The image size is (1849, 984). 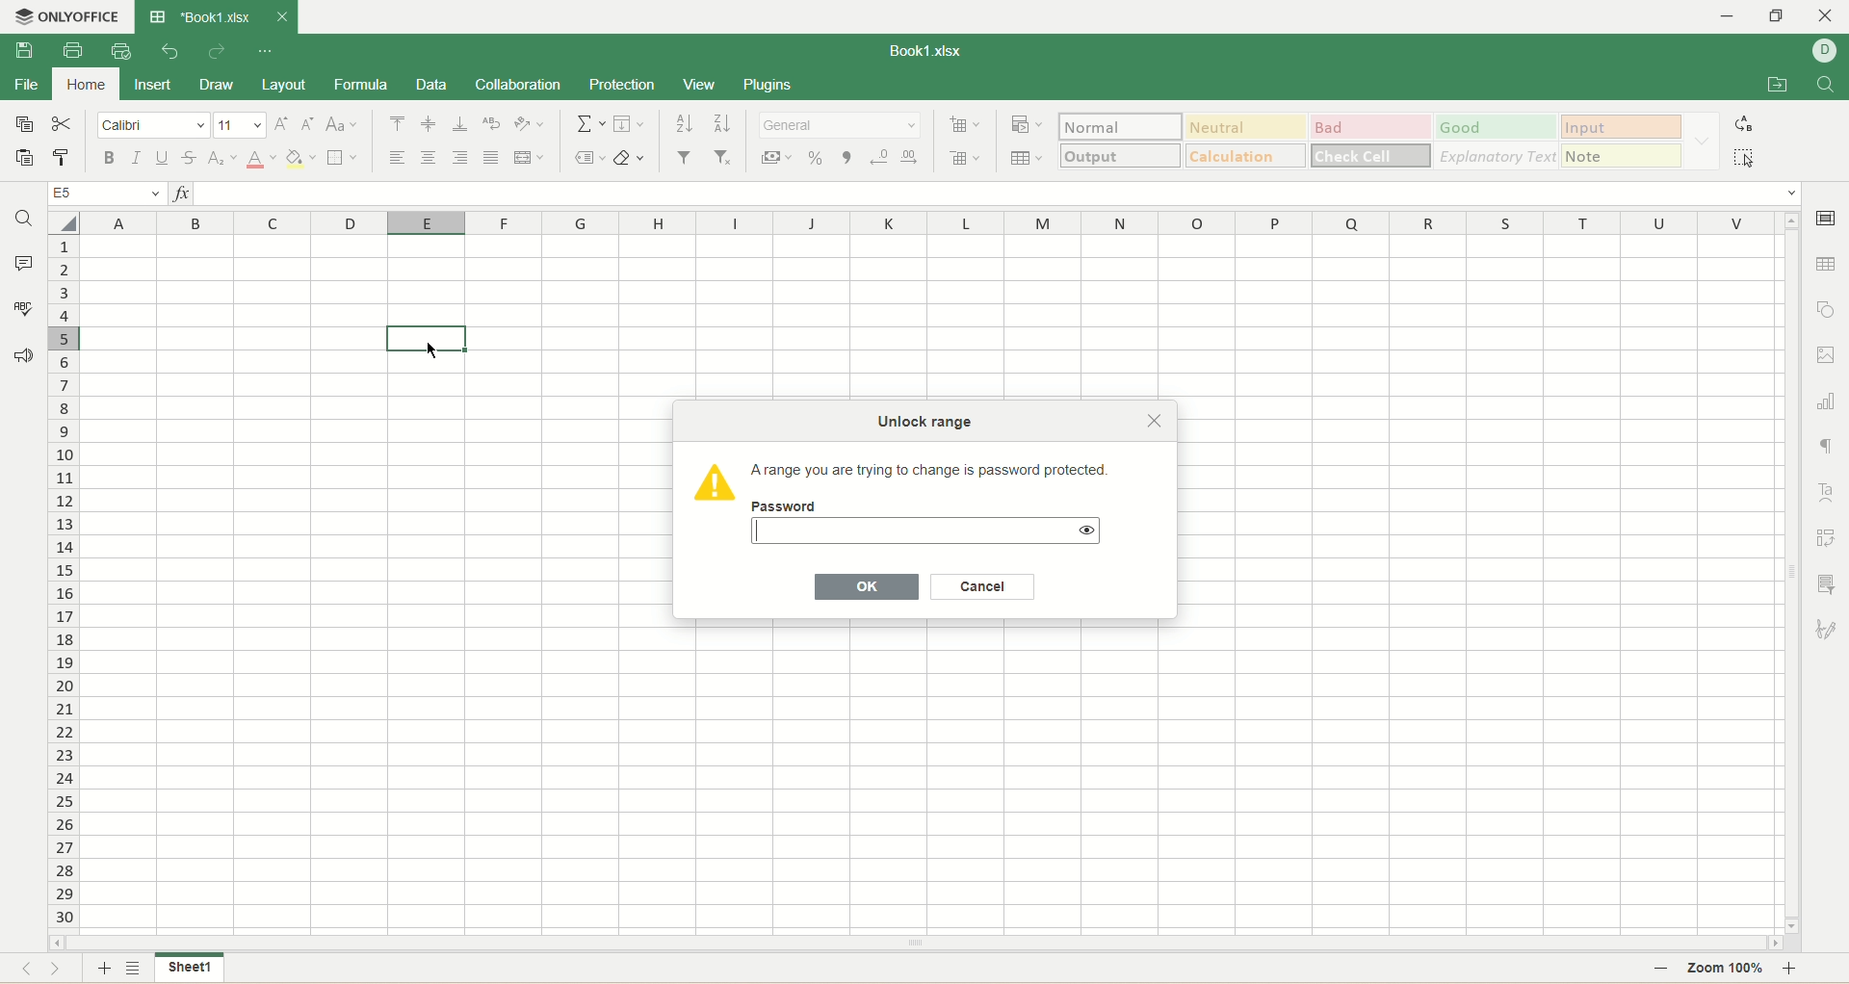 I want to click on OK, so click(x=866, y=588).